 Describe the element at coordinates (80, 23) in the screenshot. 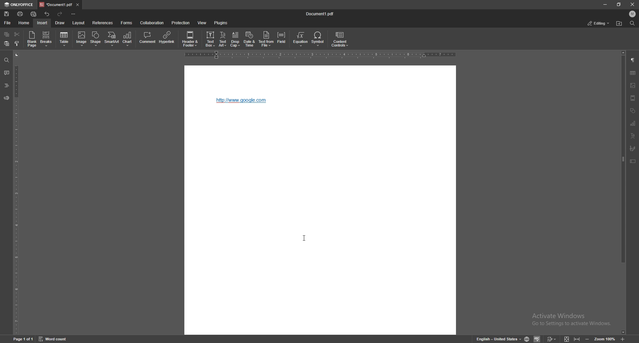

I see `layout` at that location.